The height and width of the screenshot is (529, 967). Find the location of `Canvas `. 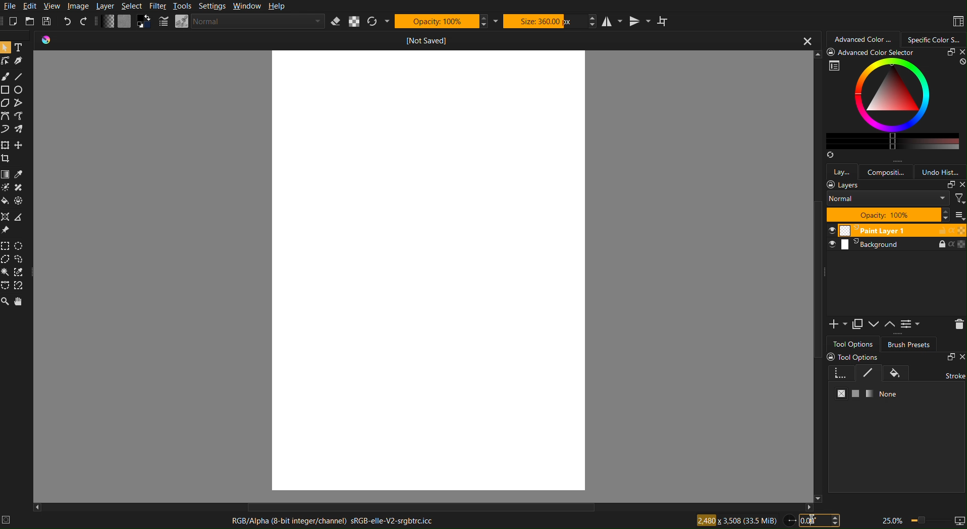

Canvas  is located at coordinates (428, 273).